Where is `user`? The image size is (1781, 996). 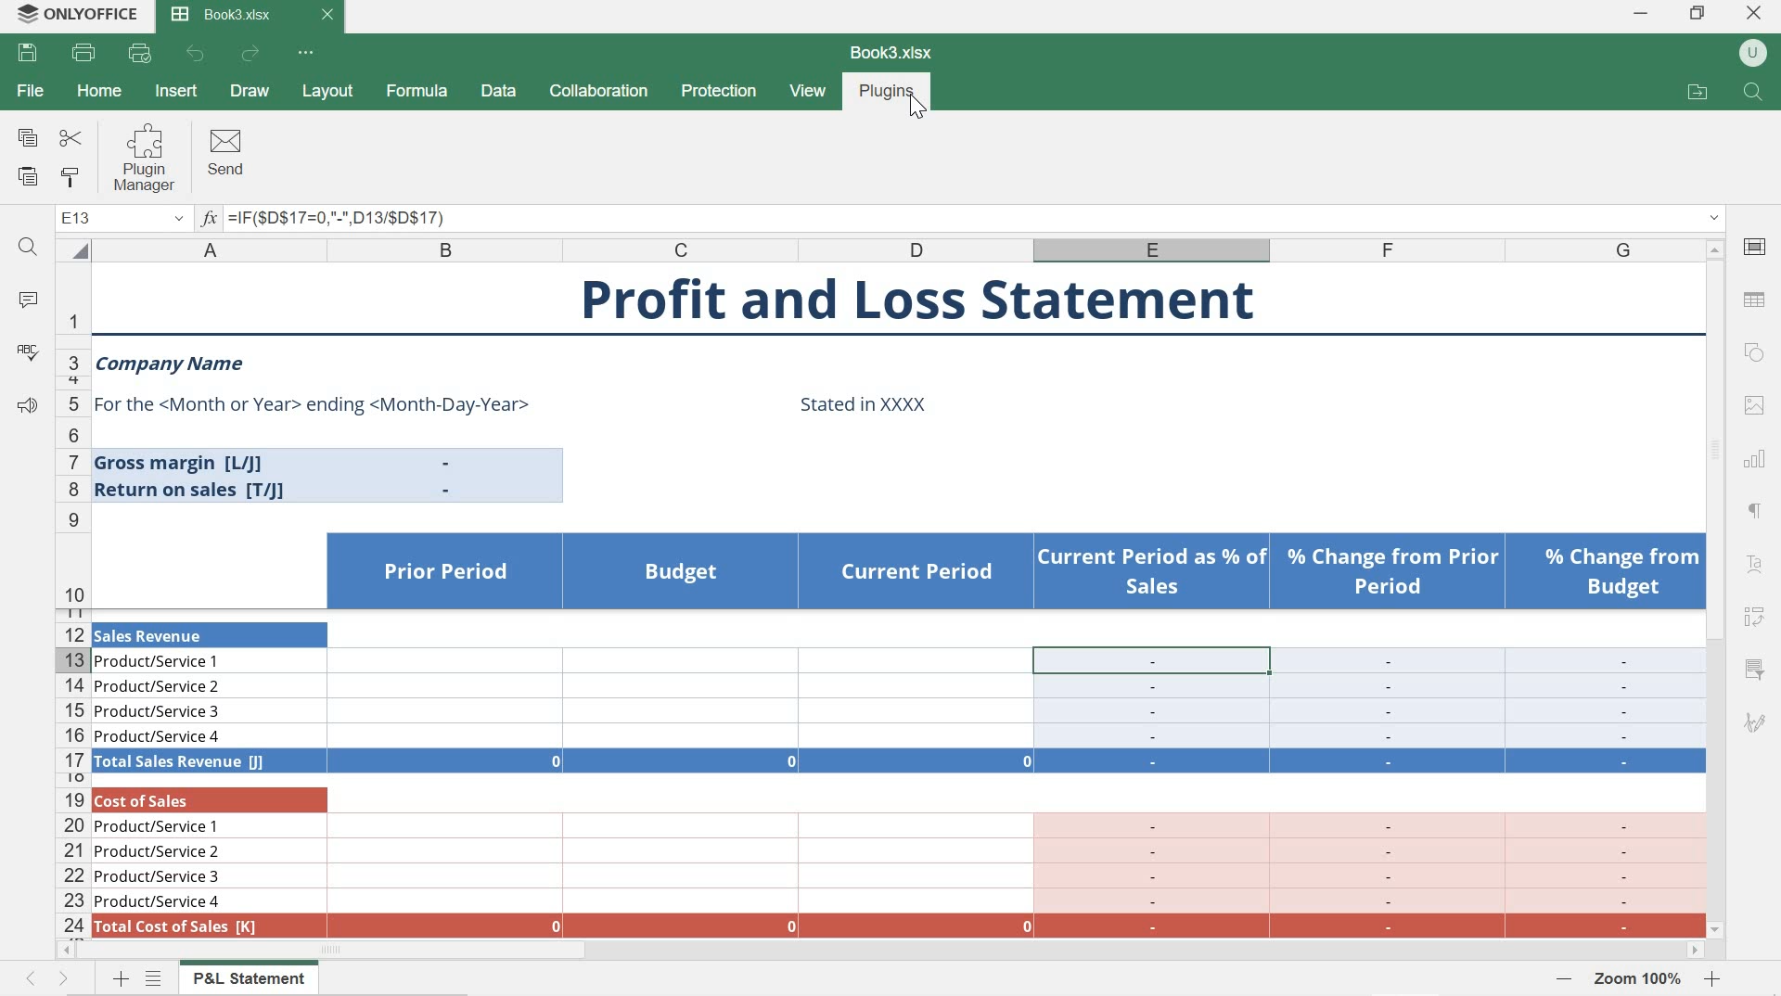
user is located at coordinates (1752, 53).